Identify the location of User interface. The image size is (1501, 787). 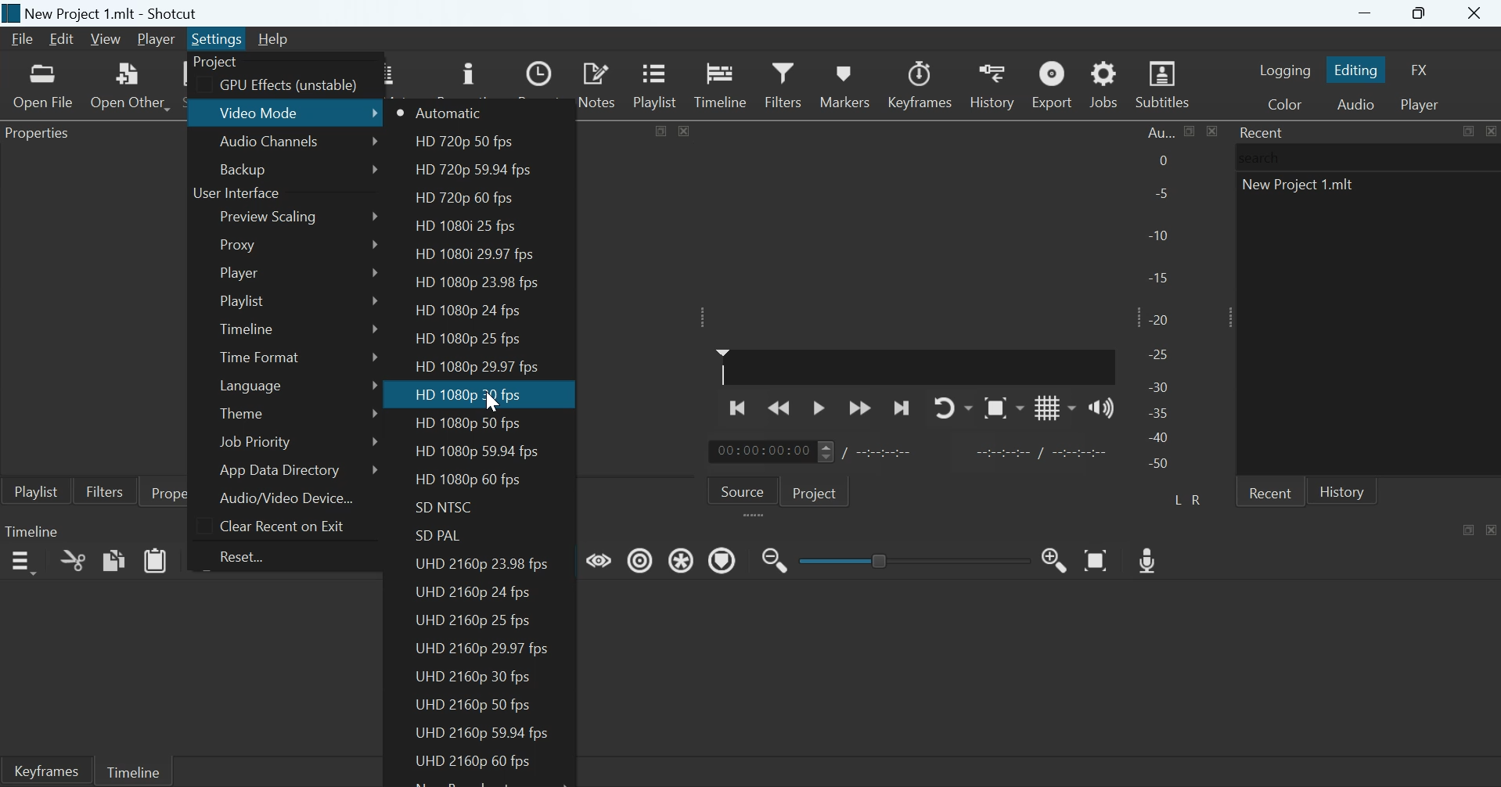
(236, 194).